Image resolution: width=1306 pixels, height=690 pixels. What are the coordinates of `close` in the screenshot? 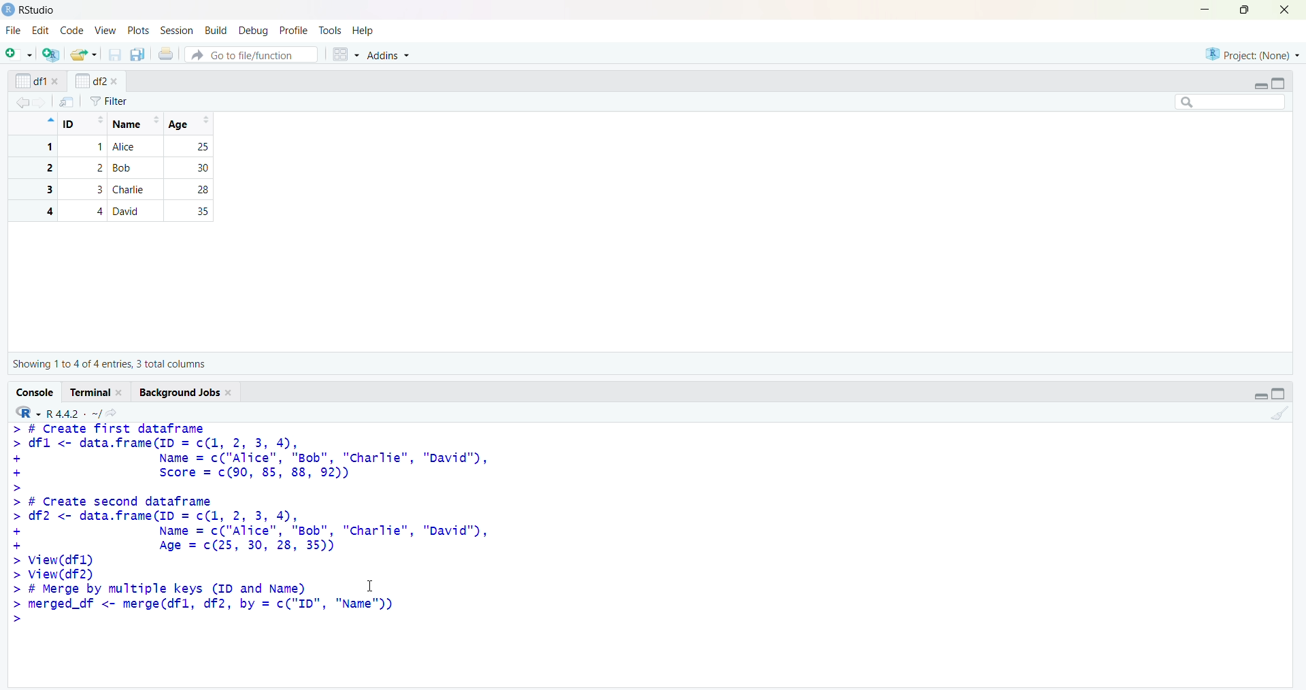 It's located at (114, 82).